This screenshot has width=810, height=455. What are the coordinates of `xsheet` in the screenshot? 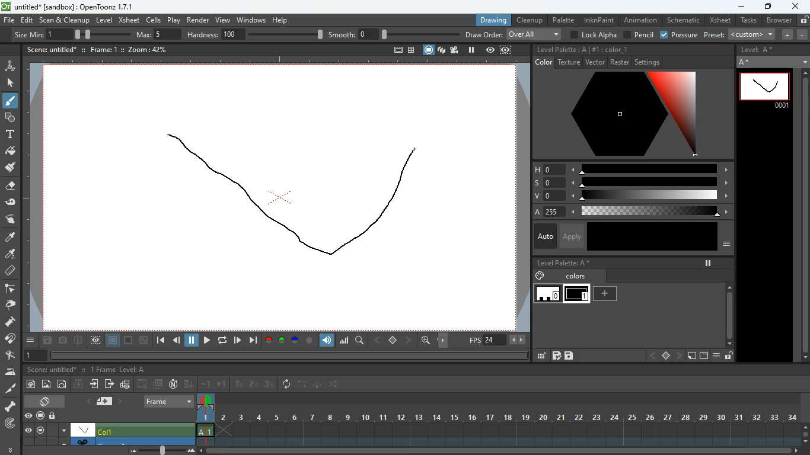 It's located at (129, 20).